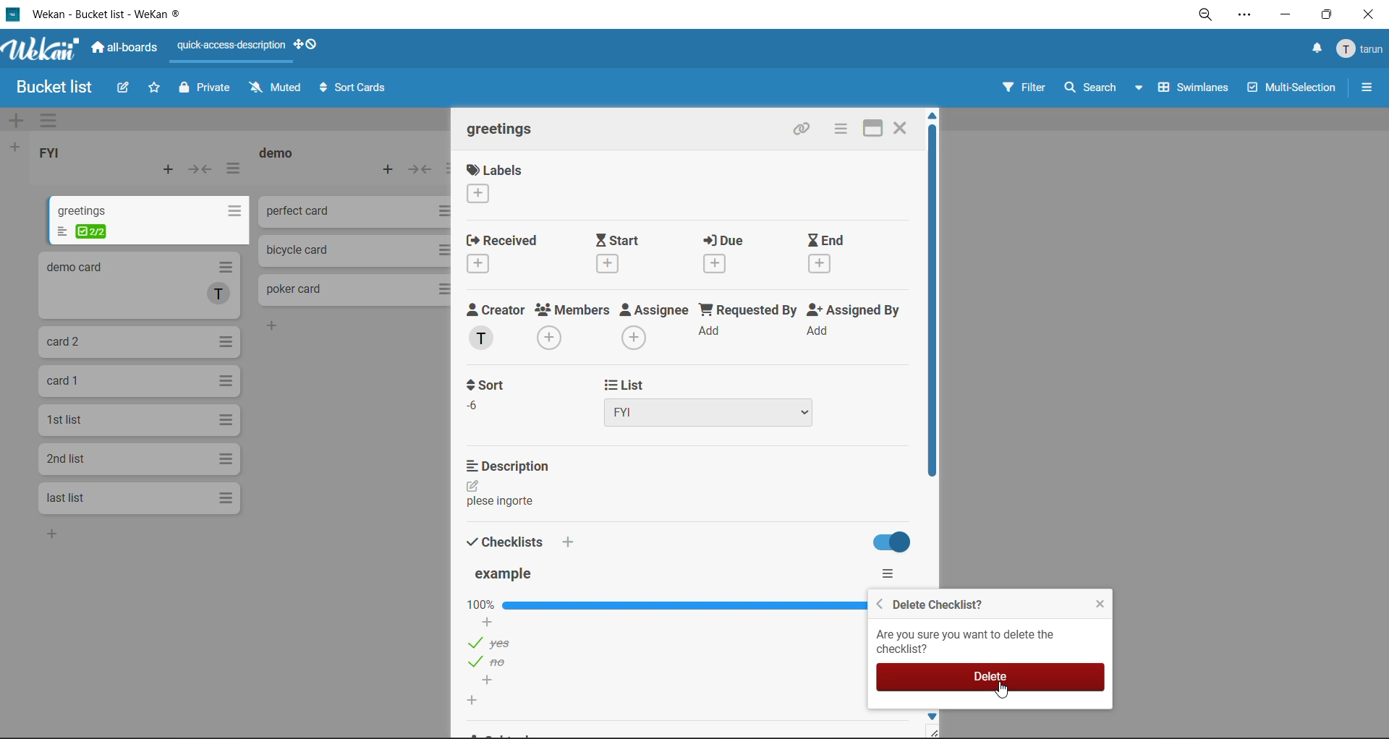 The width and height of the screenshot is (1389, 739). I want to click on all boards, so click(130, 51).